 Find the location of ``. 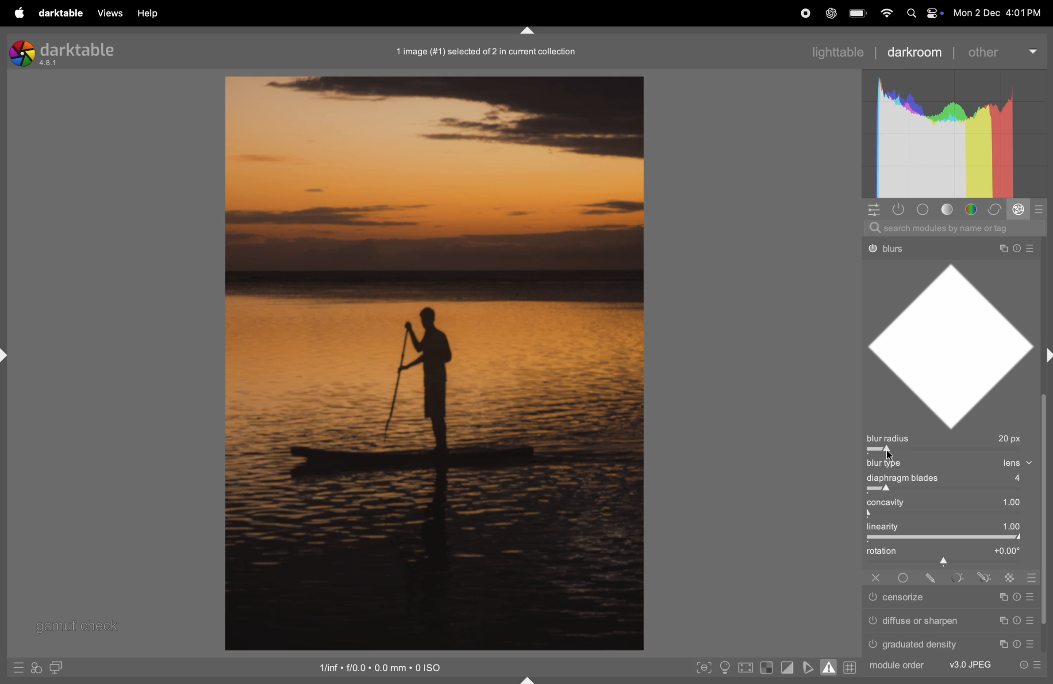

 is located at coordinates (903, 578).